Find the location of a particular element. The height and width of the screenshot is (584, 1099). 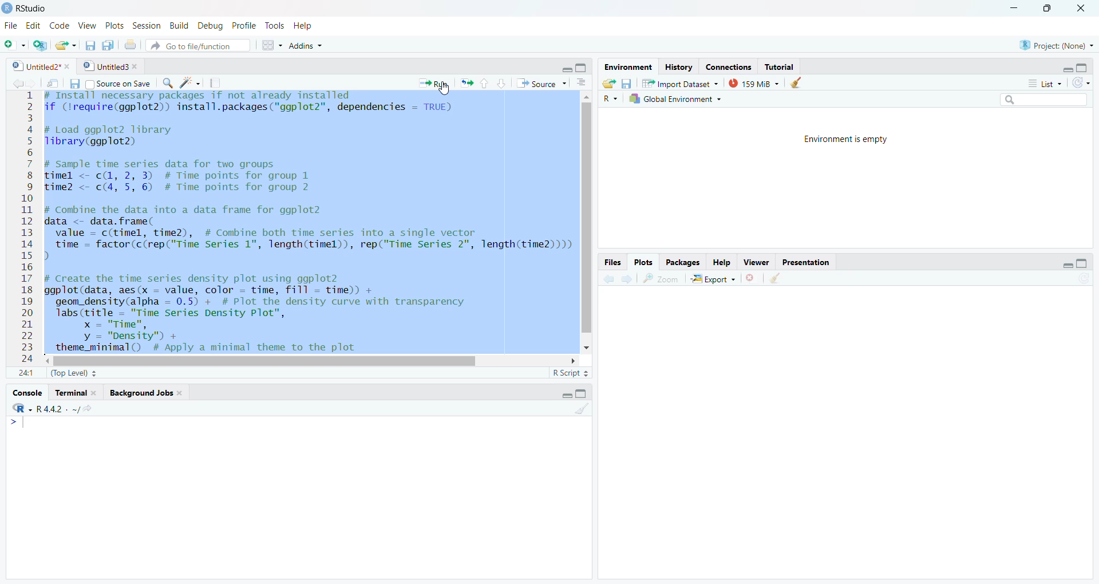

File is located at coordinates (11, 25).